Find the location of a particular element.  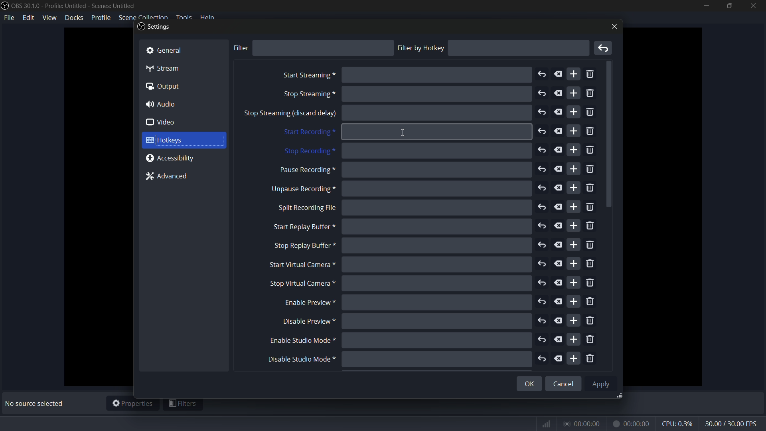

delete is located at coordinates (559, 131).